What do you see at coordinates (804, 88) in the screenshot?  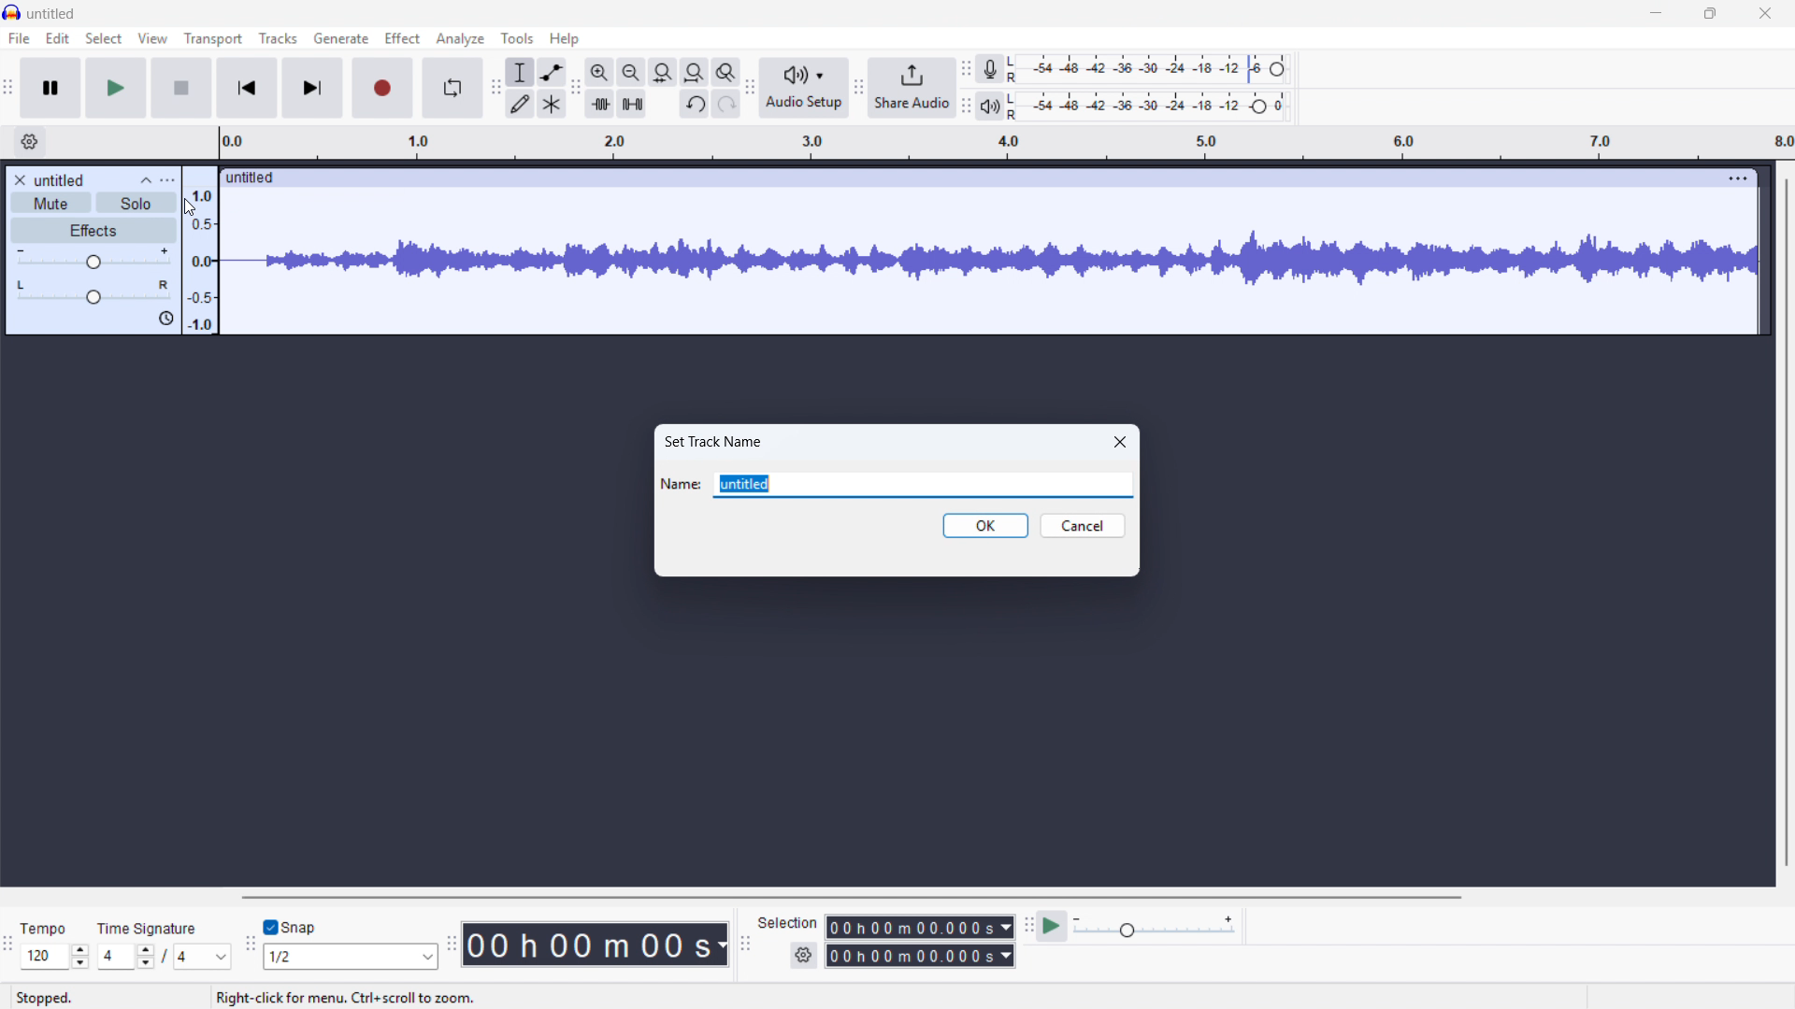 I see `Audio setup ` at bounding box center [804, 88].